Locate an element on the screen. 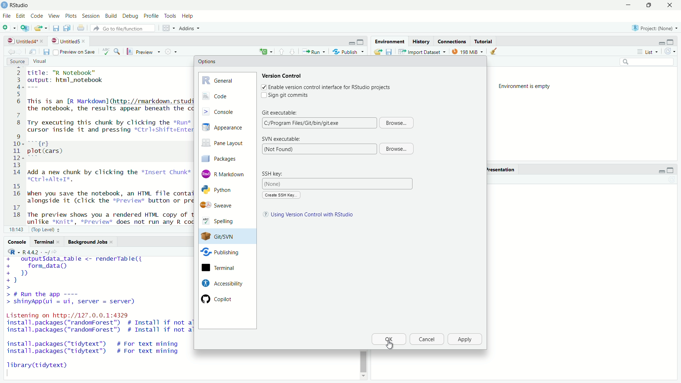 This screenshot has height=383, width=681. Preview on save is located at coordinates (74, 52).